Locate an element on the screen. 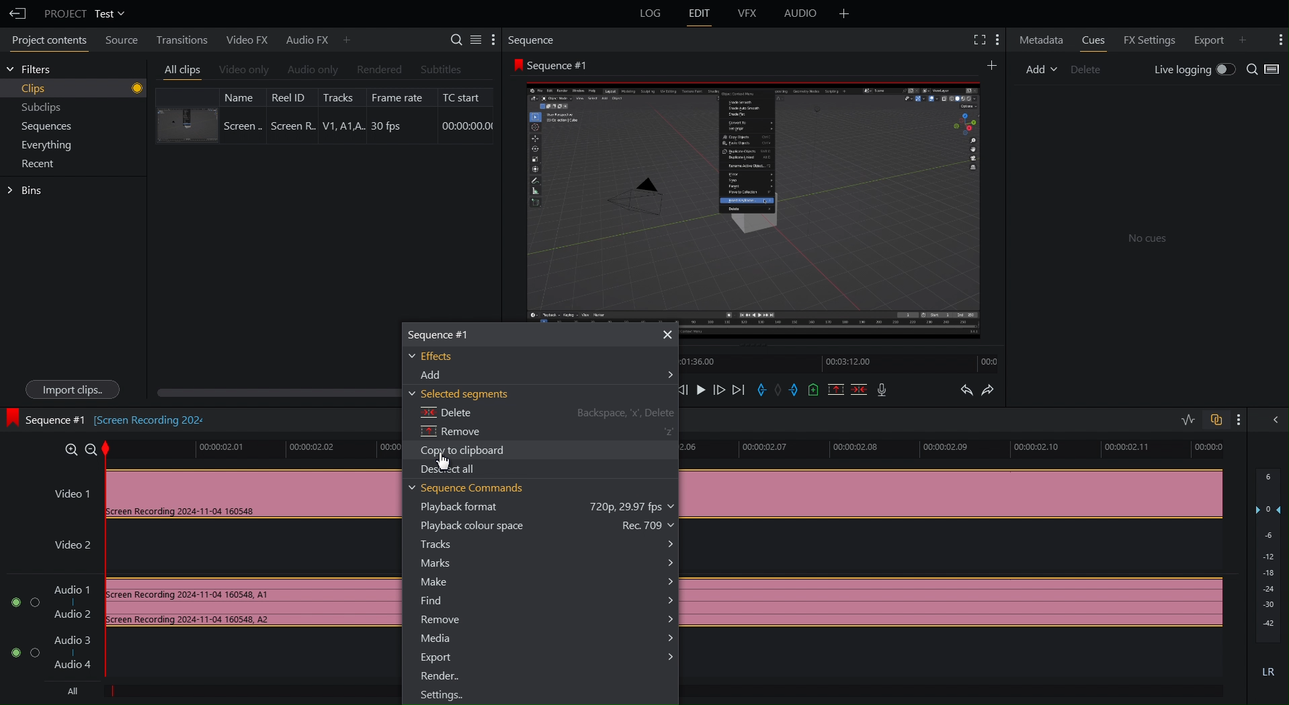 The height and width of the screenshot is (705, 1289). Copy to clipboard is located at coordinates (465, 450).